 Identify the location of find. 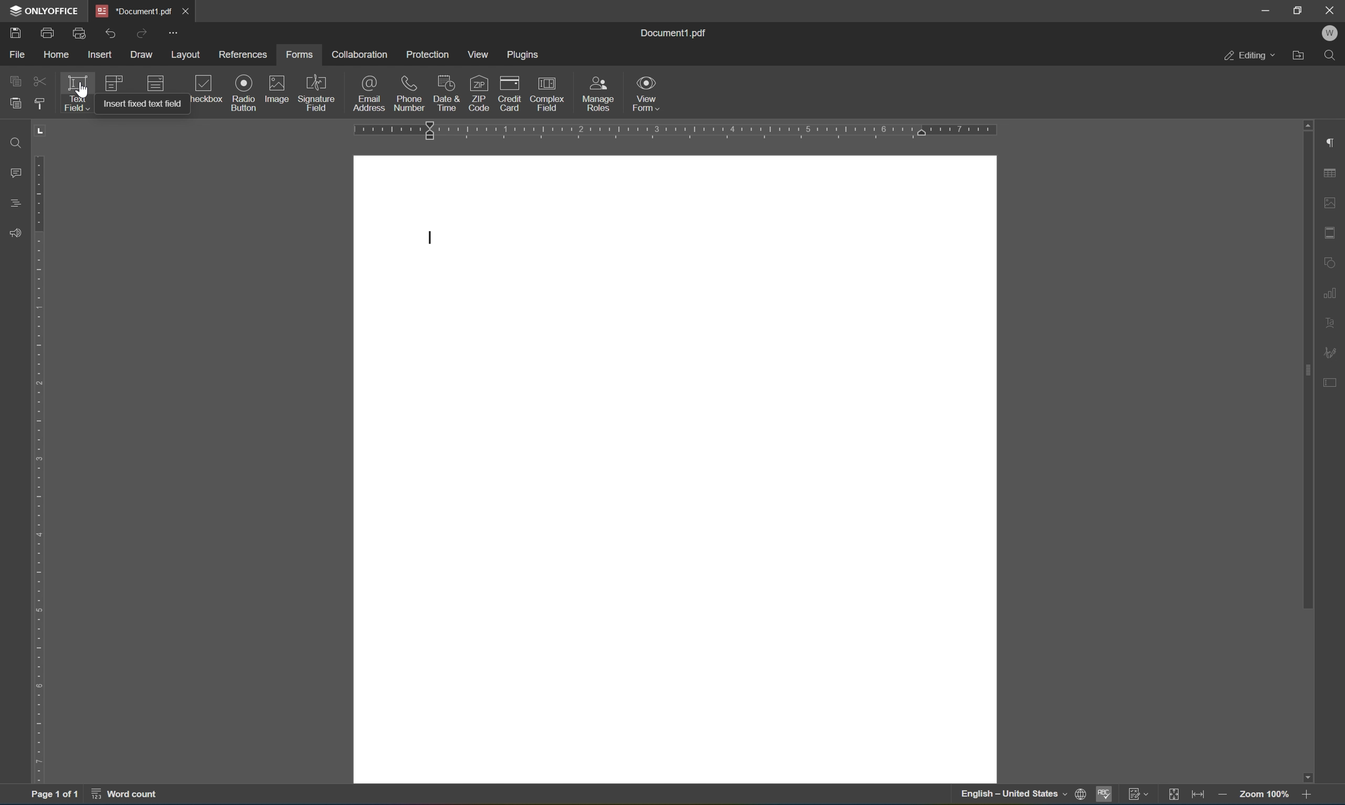
(15, 142).